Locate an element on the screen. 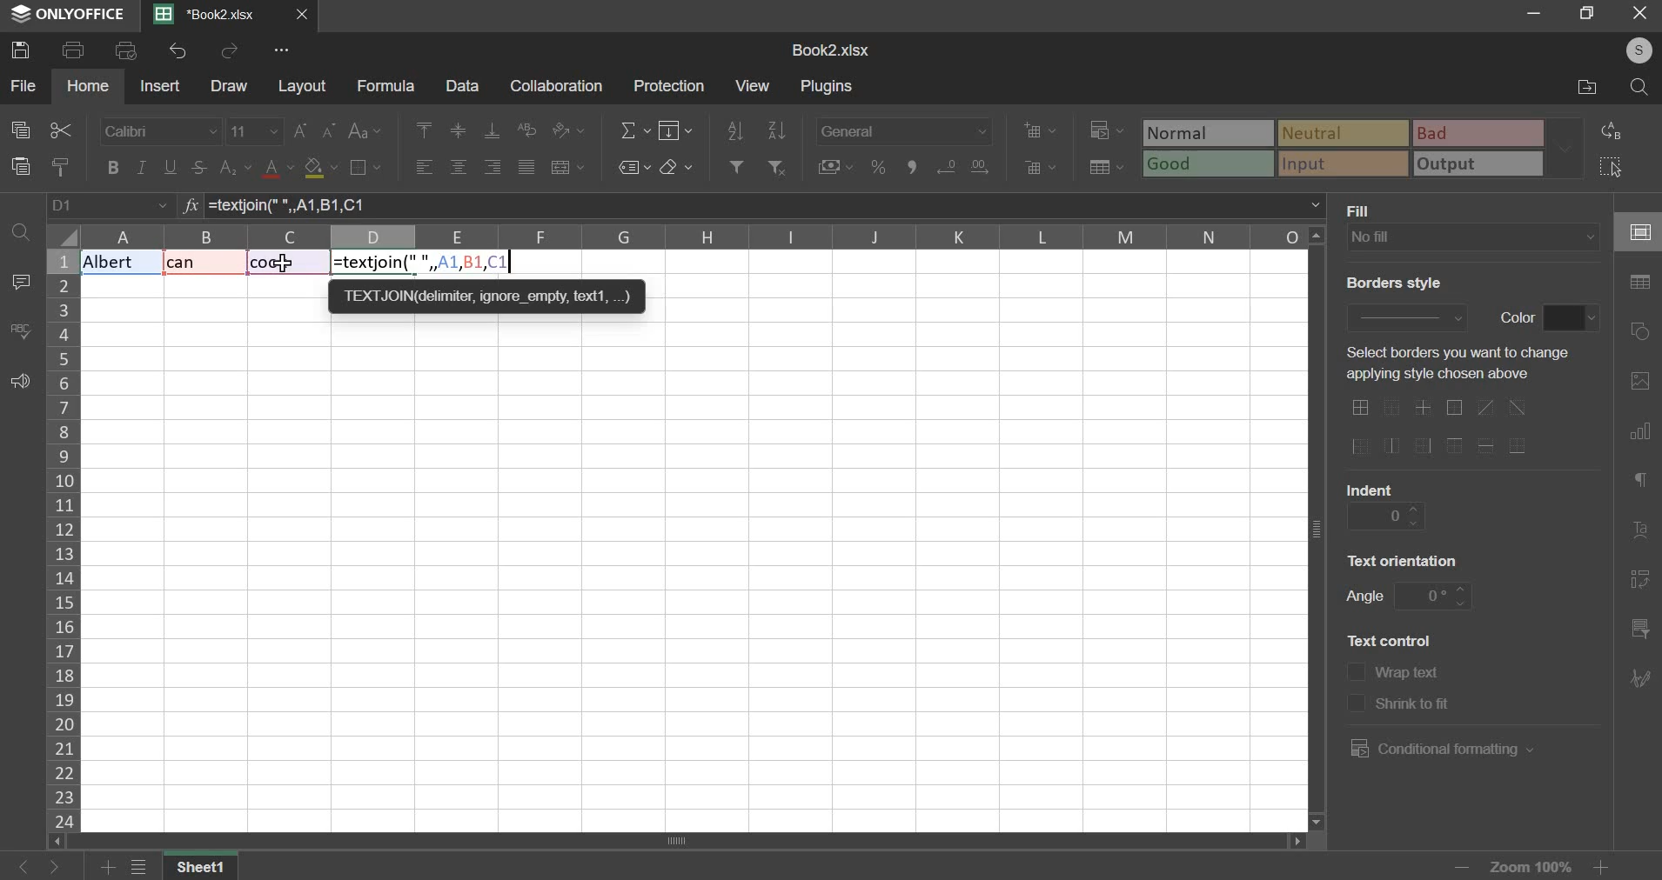 This screenshot has height=880, width=1662. bold is located at coordinates (111, 167).